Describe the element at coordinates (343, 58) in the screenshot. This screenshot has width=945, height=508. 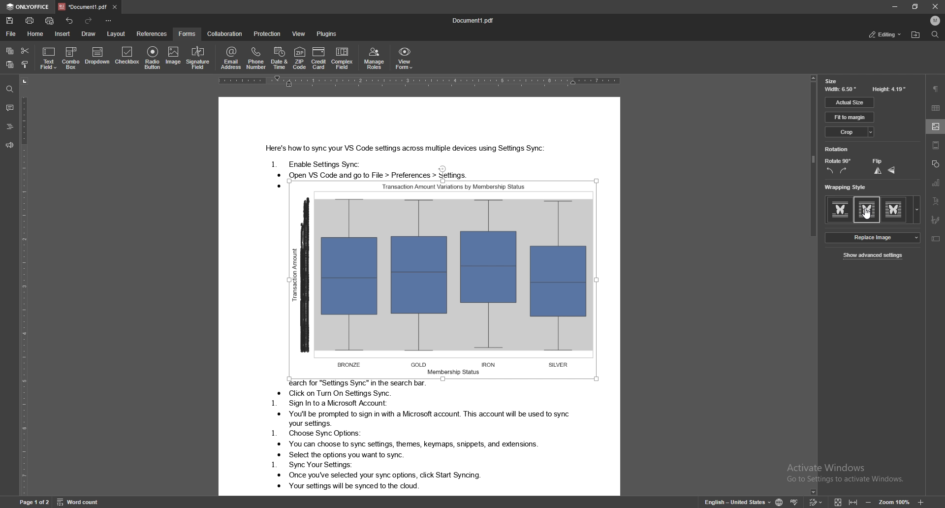
I see `complex field` at that location.